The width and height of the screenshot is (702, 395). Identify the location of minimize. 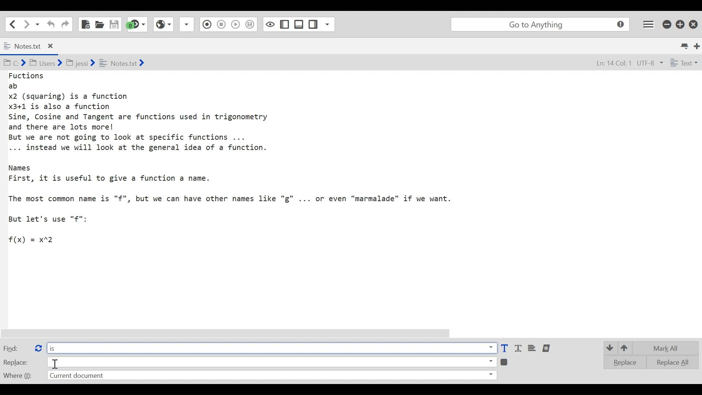
(668, 23).